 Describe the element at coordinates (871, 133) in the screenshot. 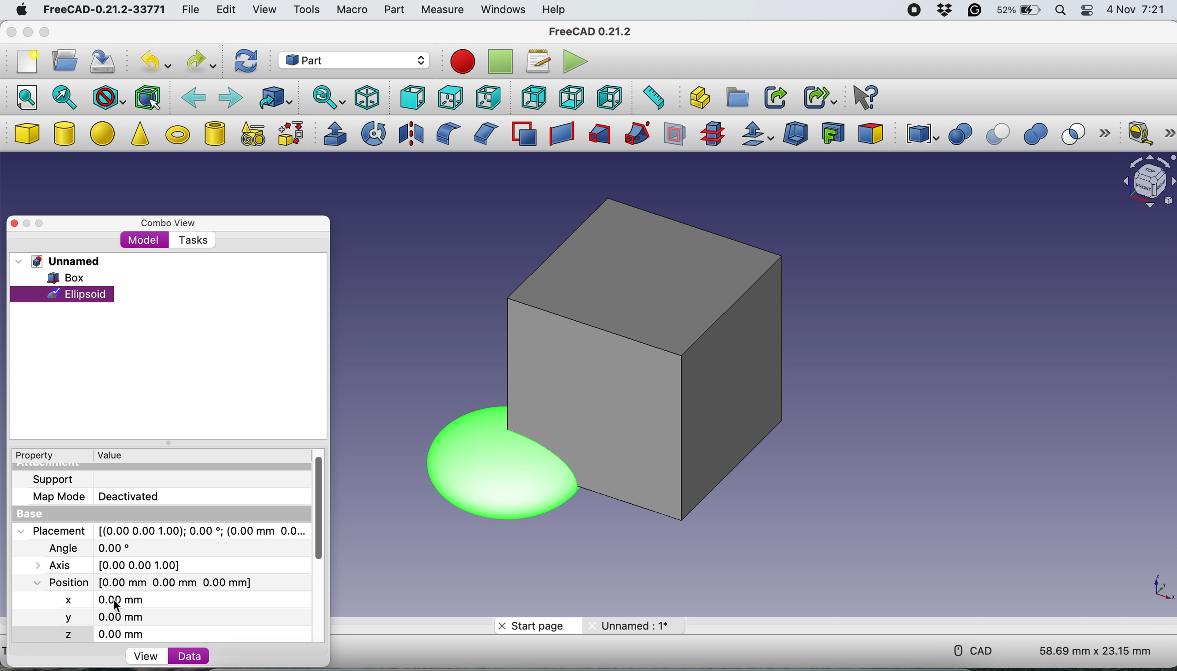

I see `color per face` at that location.